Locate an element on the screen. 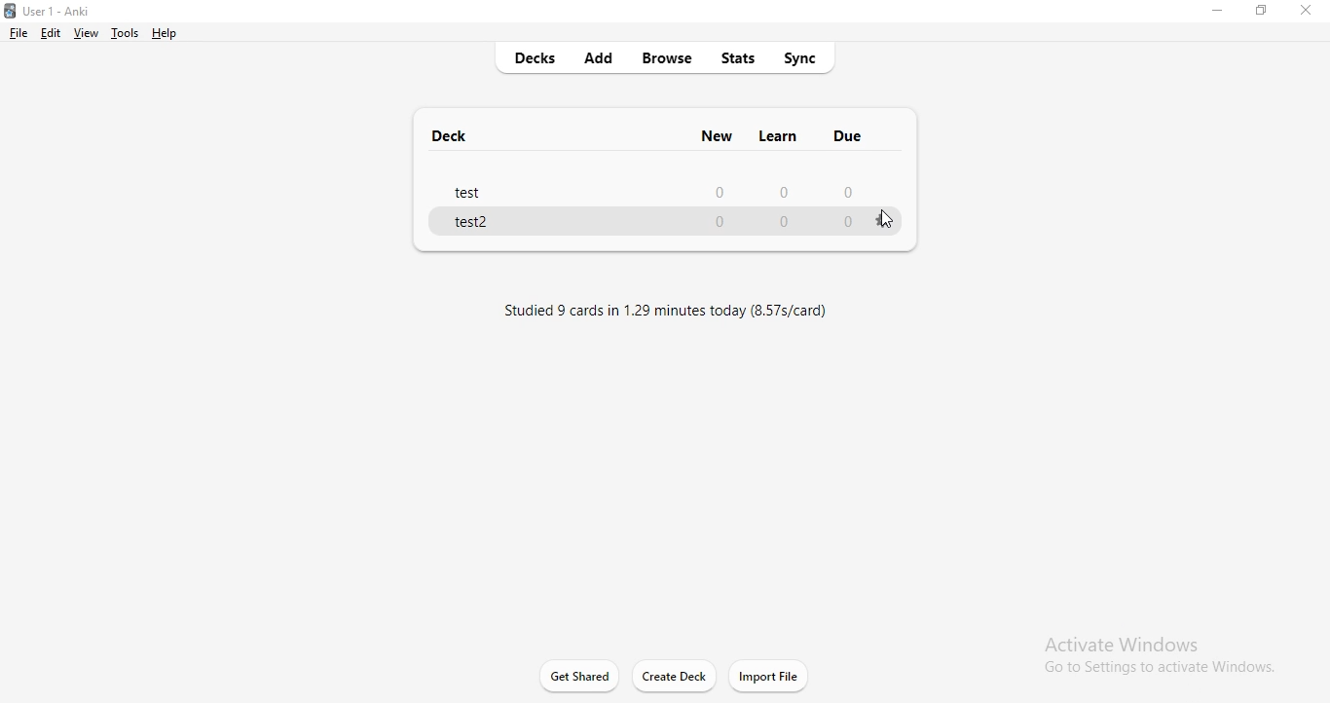  deck is located at coordinates (451, 131).